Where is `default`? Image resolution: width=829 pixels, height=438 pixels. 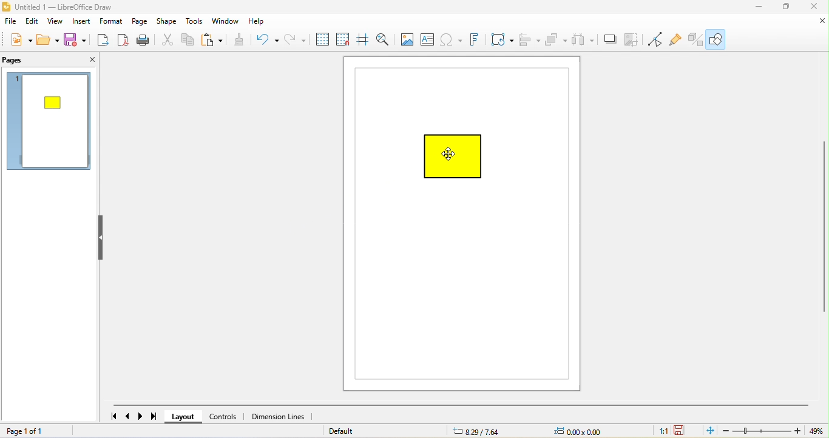 default is located at coordinates (354, 431).